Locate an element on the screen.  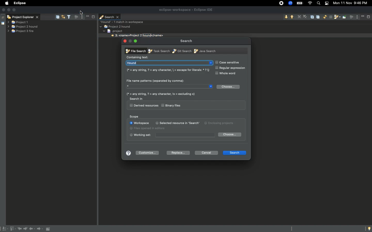
Back is located at coordinates (33, 229).